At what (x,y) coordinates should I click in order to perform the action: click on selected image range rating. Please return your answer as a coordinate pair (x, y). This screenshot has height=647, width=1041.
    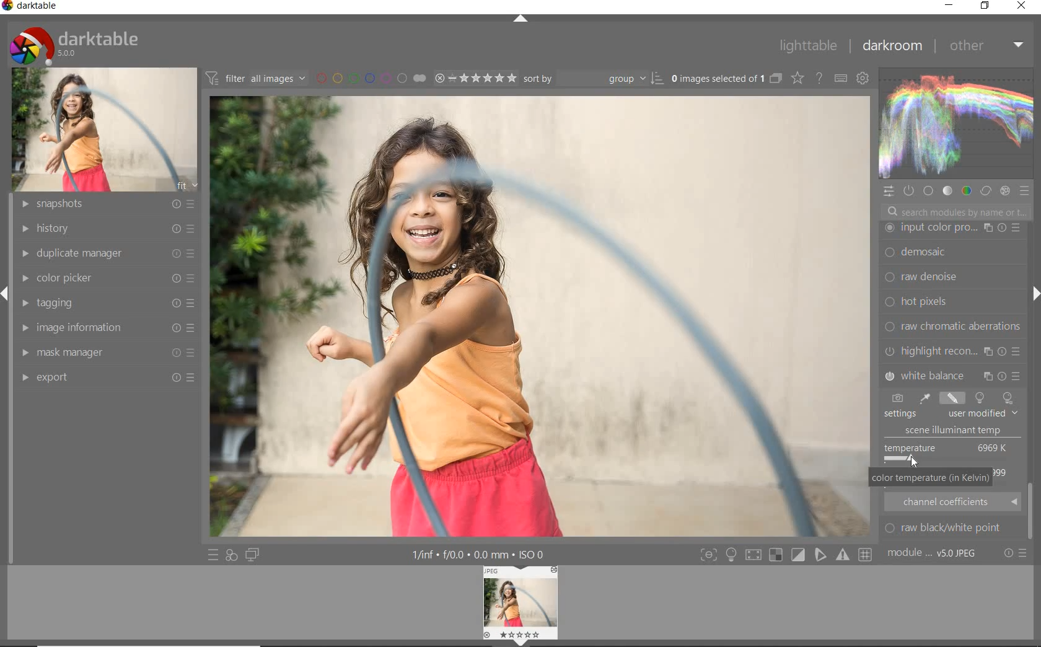
    Looking at the image, I should click on (475, 77).